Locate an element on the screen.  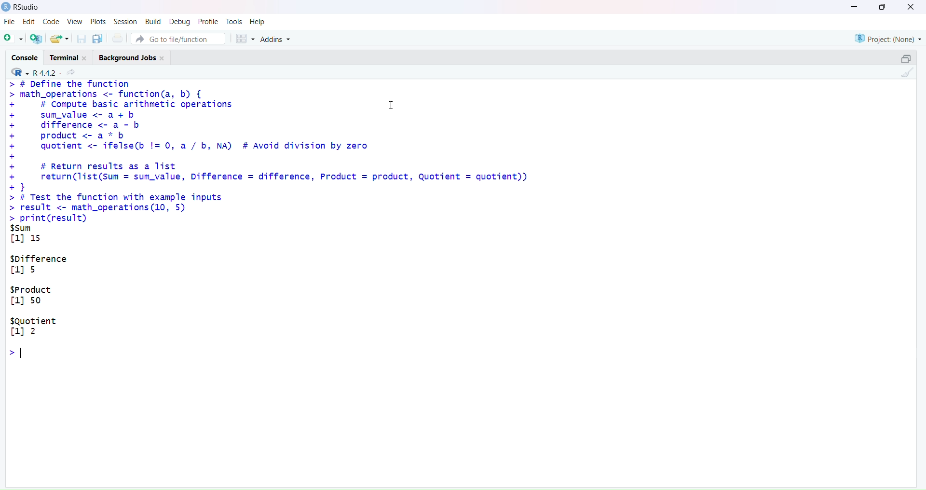
Background Jobs is located at coordinates (132, 58).